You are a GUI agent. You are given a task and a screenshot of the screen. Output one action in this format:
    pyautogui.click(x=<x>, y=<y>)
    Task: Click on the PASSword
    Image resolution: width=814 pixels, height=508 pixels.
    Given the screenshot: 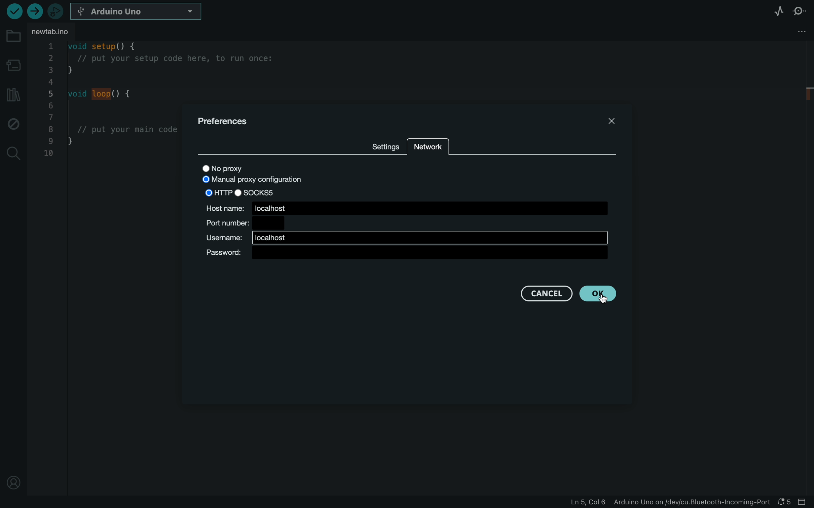 What is the action you would take?
    pyautogui.click(x=406, y=253)
    